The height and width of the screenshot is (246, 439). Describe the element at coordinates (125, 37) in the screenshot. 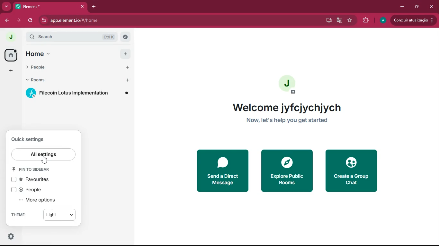

I see `explore rooms` at that location.